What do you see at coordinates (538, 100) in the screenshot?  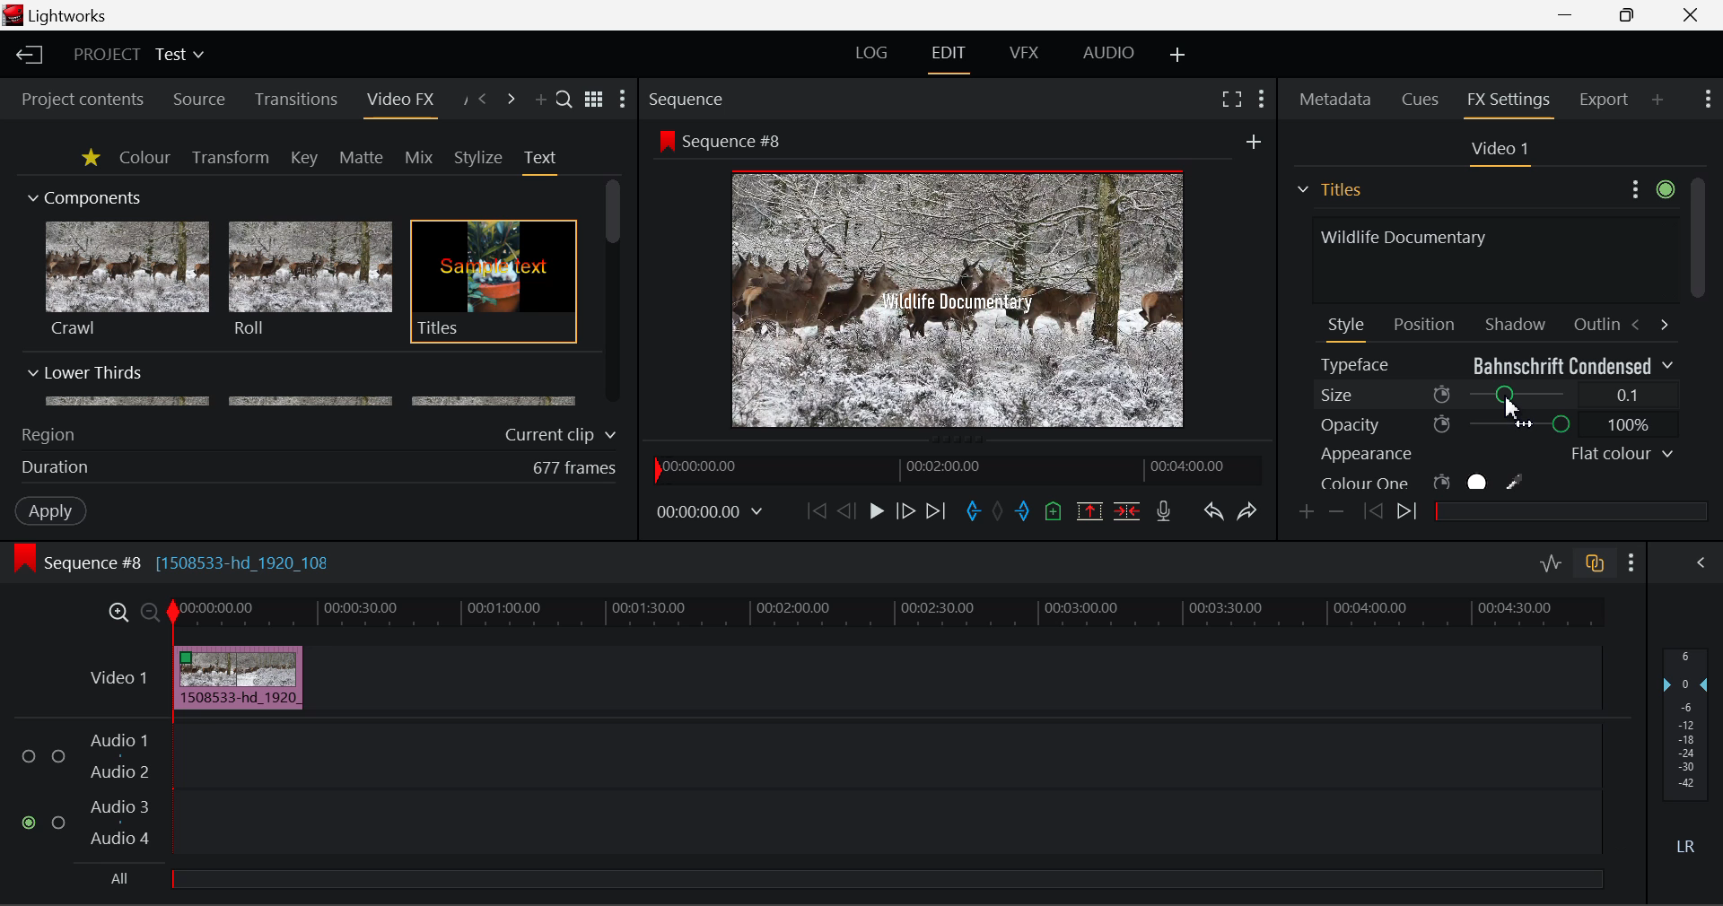 I see `Add Panel` at bounding box center [538, 100].